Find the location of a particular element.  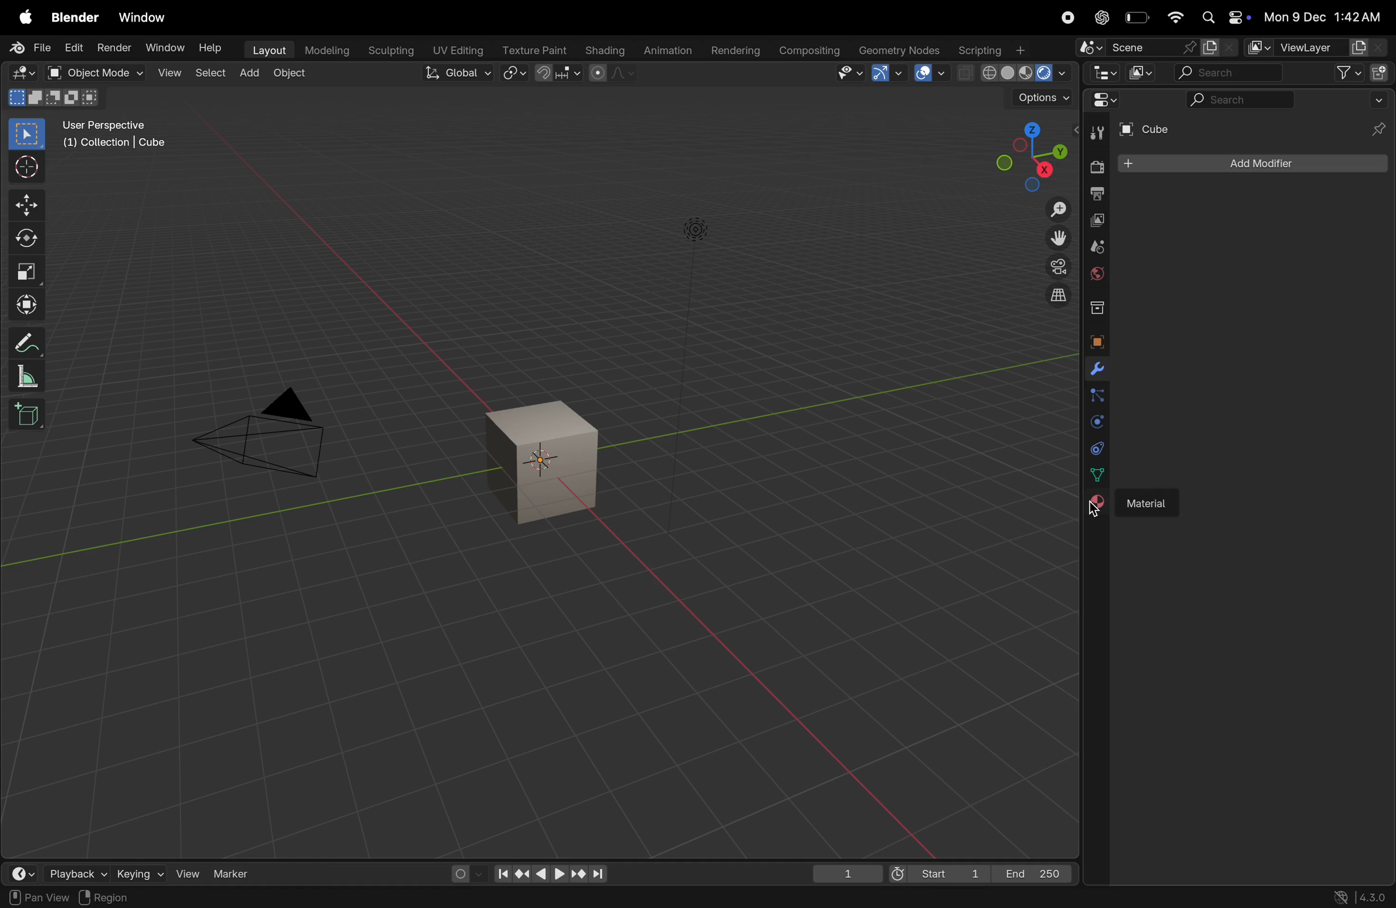

sculpting is located at coordinates (389, 50).